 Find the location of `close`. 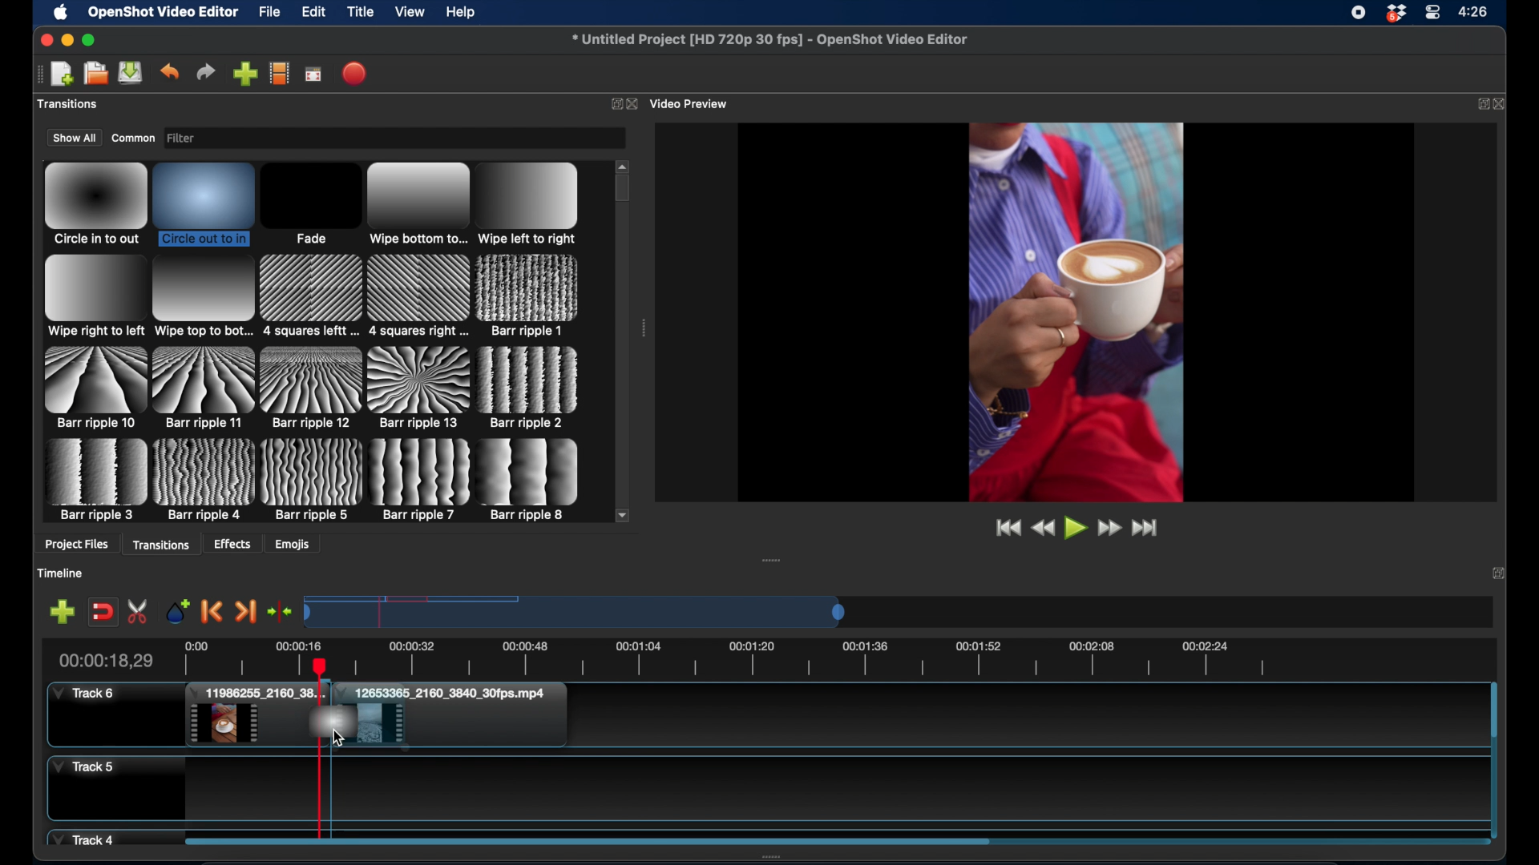

close is located at coordinates (1503, 103).